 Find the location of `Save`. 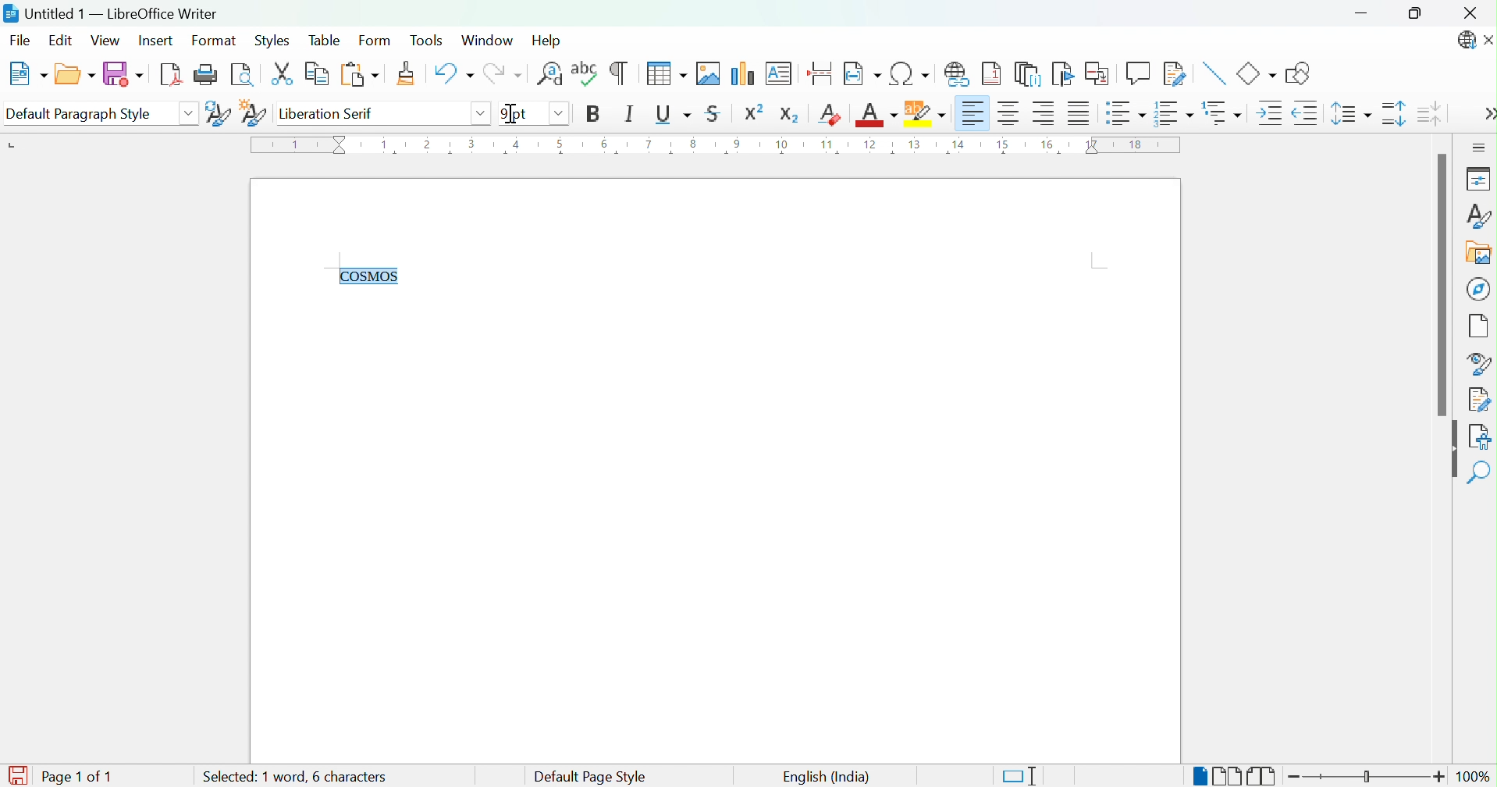

Save is located at coordinates (123, 75).